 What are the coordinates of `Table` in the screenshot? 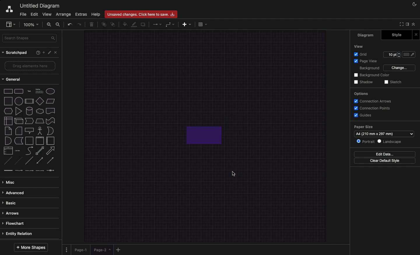 It's located at (202, 24).